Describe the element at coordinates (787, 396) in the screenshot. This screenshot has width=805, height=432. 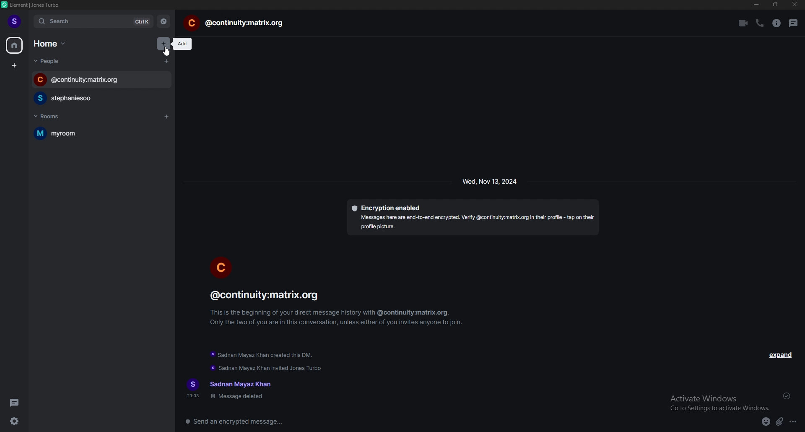
I see `delivered` at that location.